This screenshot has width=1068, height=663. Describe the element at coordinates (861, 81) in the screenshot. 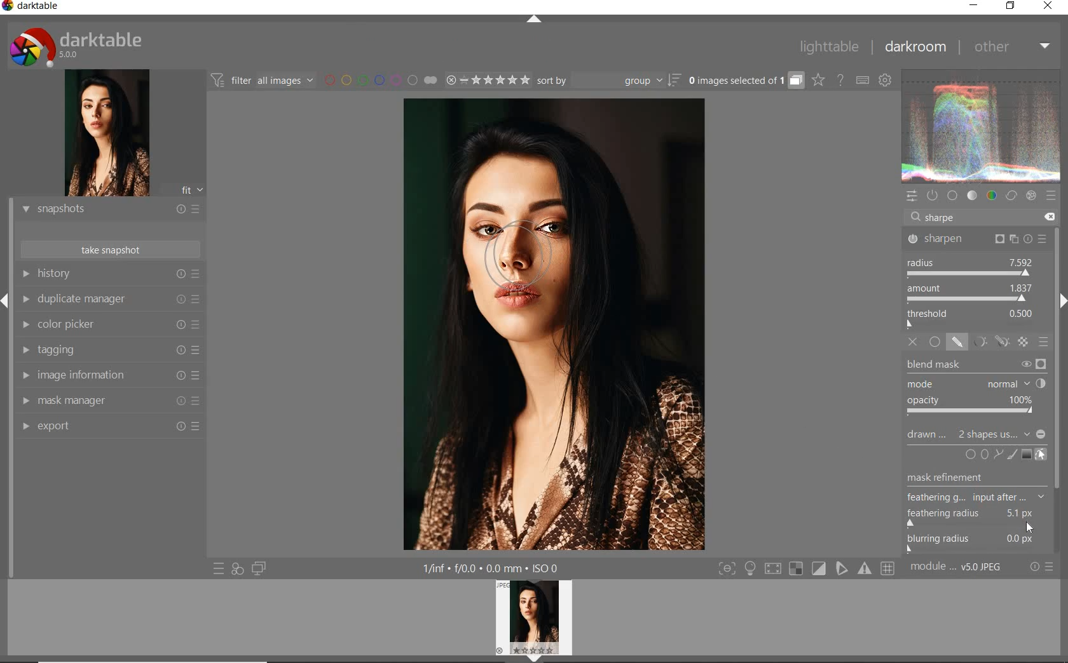

I see `set keyboard shortcuts` at that location.